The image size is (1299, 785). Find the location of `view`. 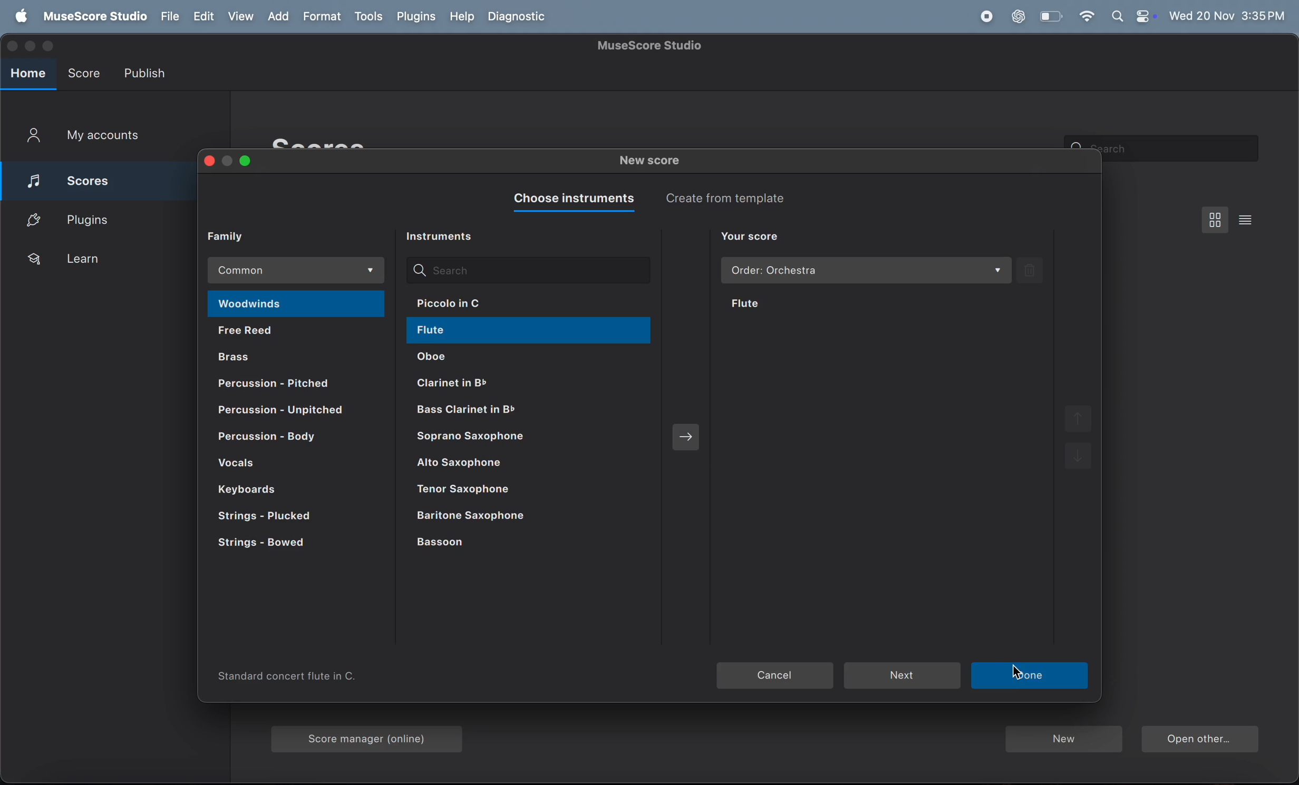

view is located at coordinates (242, 16).